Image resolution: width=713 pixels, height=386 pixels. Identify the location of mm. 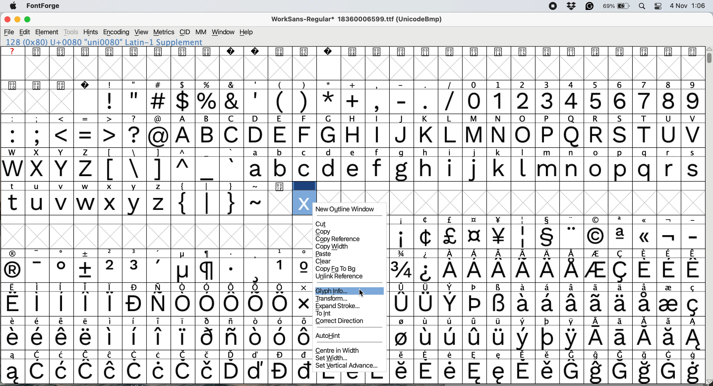
(200, 32).